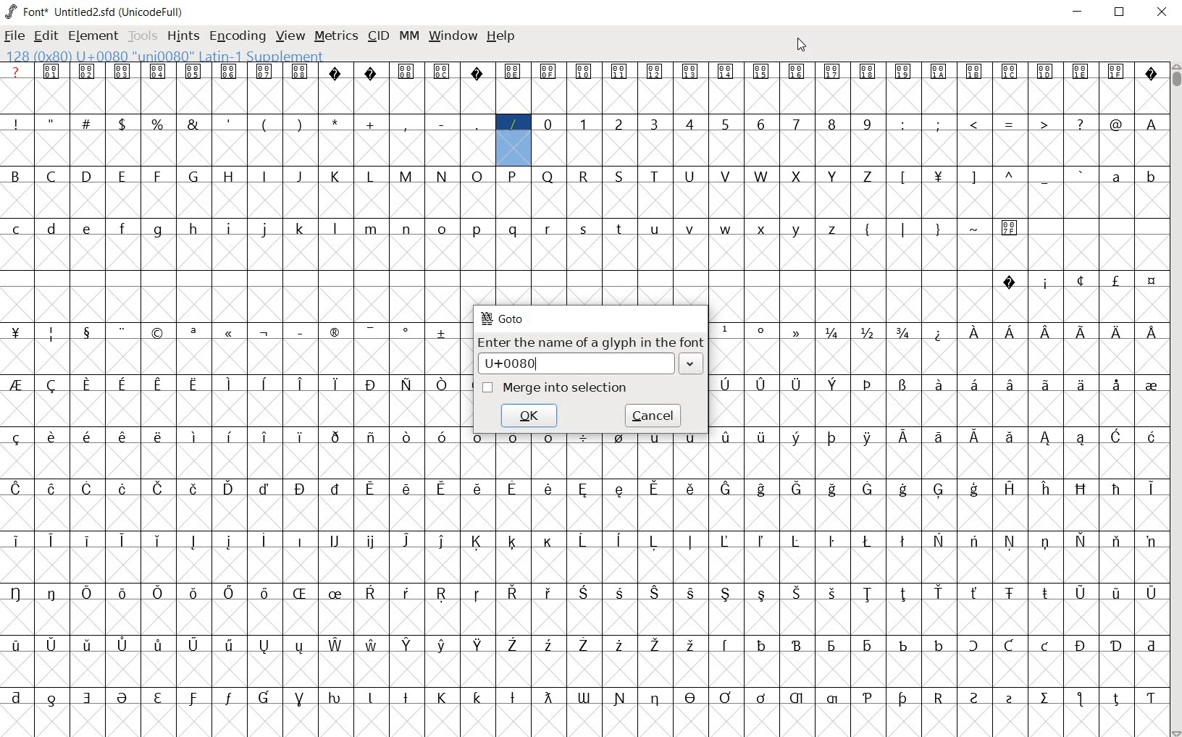 The image size is (1182, 737). I want to click on glyph, so click(299, 177).